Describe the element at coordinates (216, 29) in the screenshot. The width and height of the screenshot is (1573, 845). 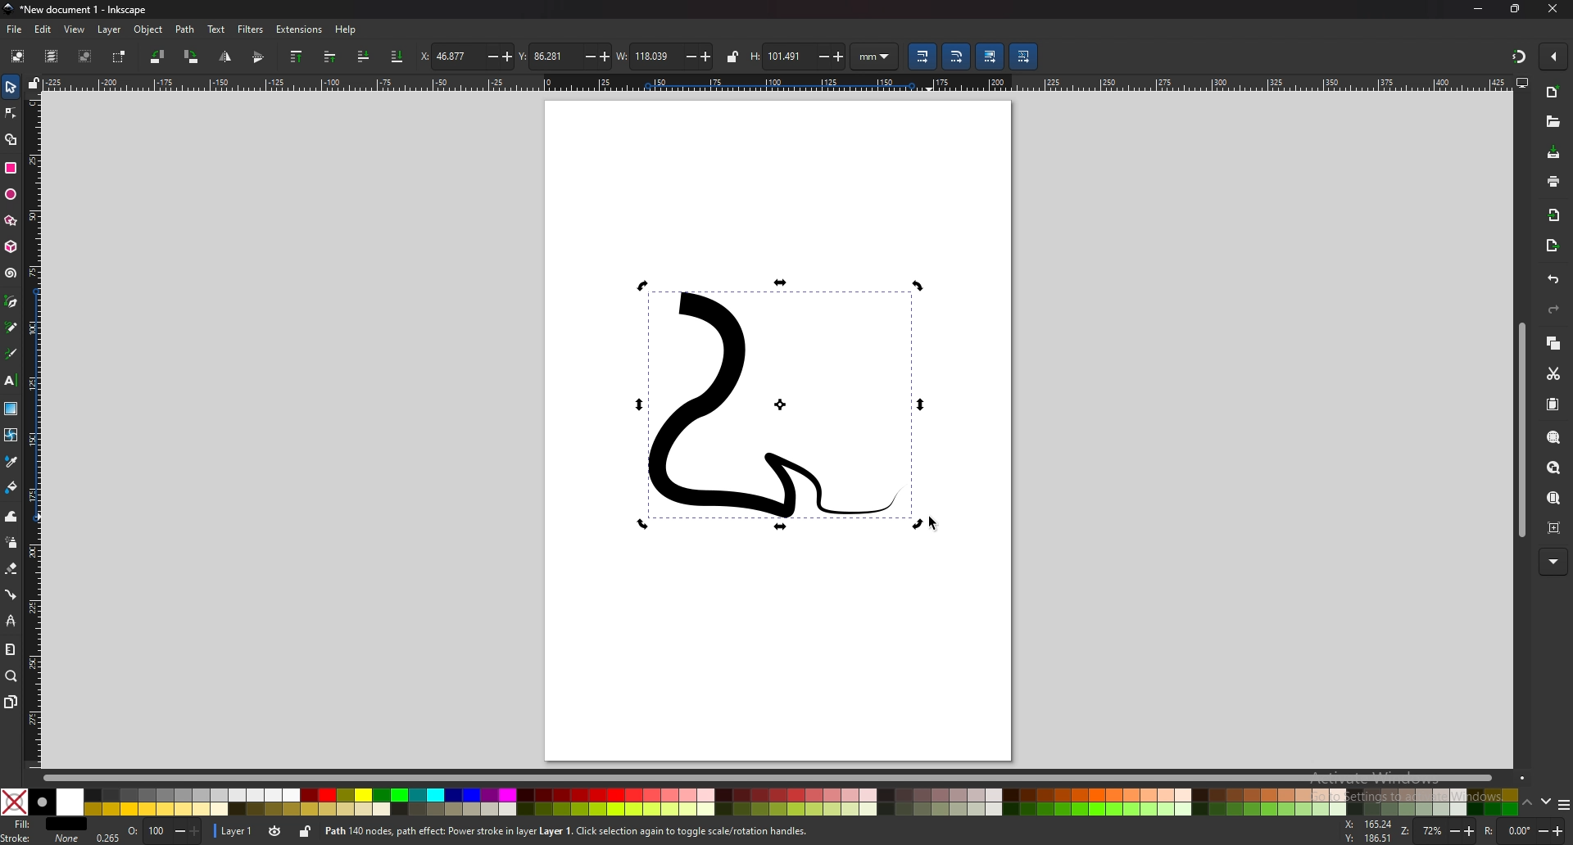
I see `text` at that location.